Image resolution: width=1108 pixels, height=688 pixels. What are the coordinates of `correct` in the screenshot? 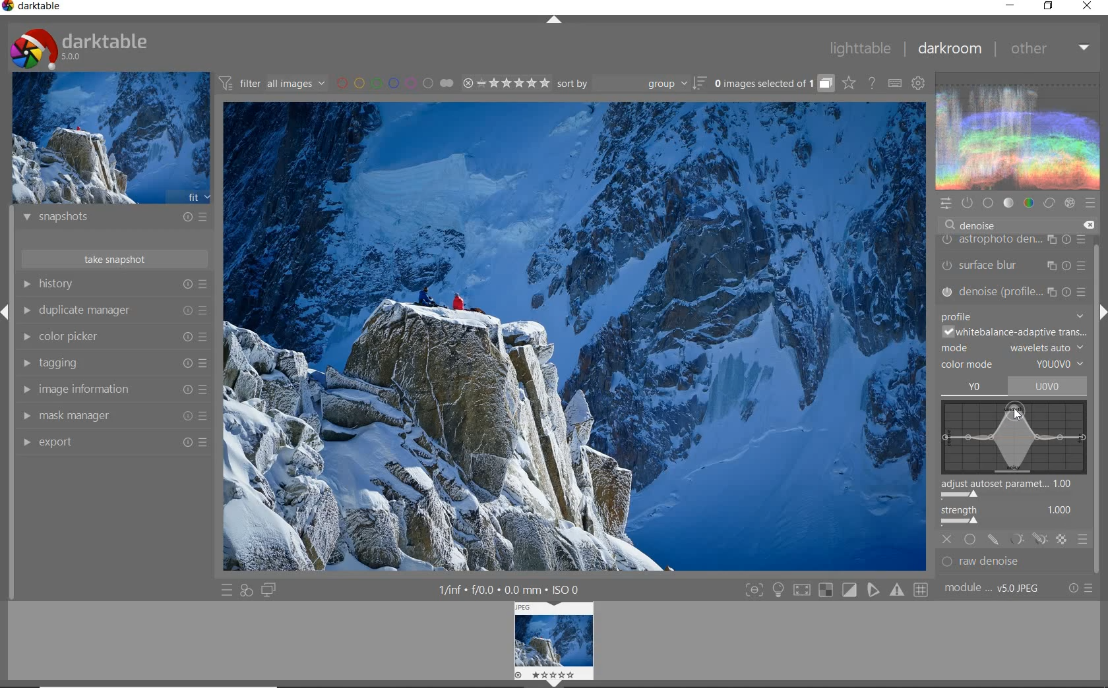 It's located at (1049, 202).